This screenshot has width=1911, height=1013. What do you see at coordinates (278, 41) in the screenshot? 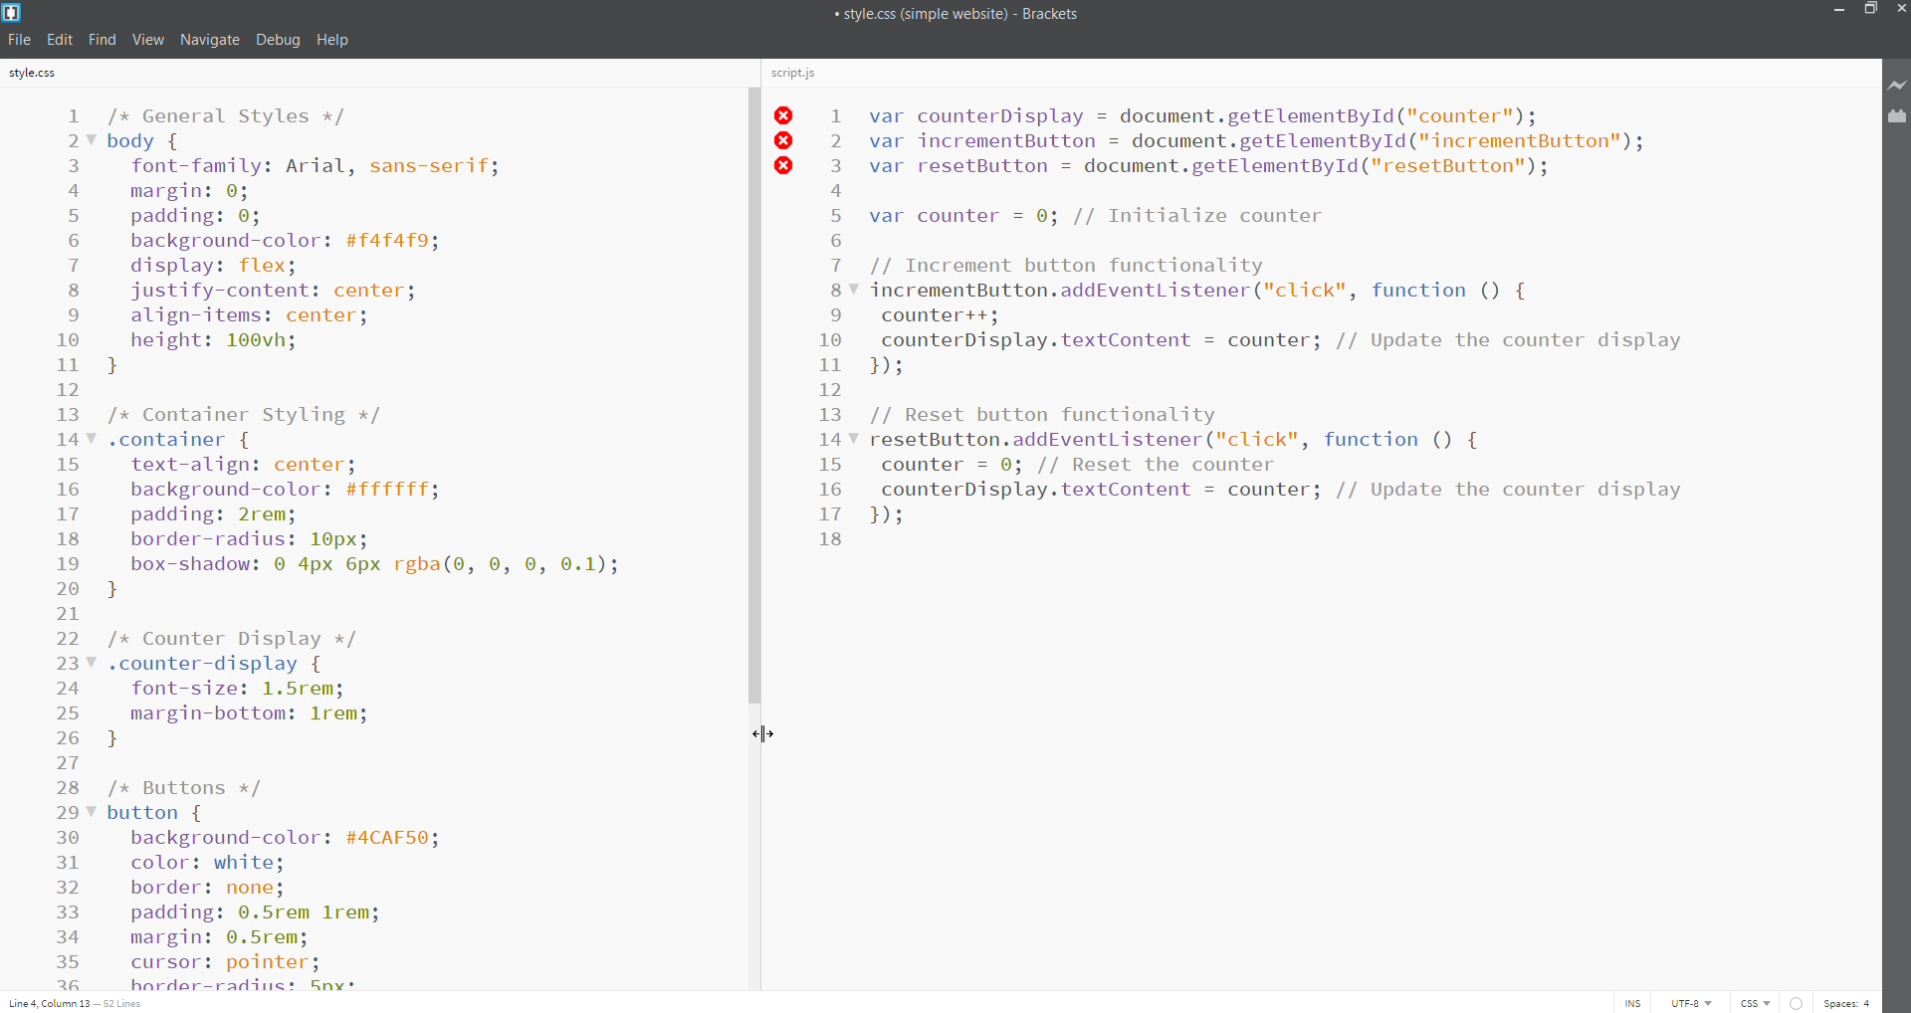
I see `debug` at bounding box center [278, 41].